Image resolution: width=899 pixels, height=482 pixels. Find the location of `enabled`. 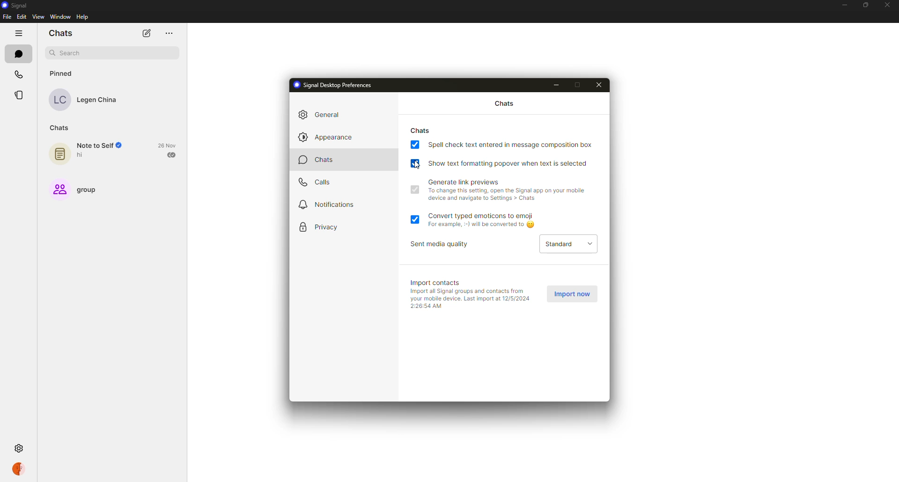

enabled is located at coordinates (415, 145).